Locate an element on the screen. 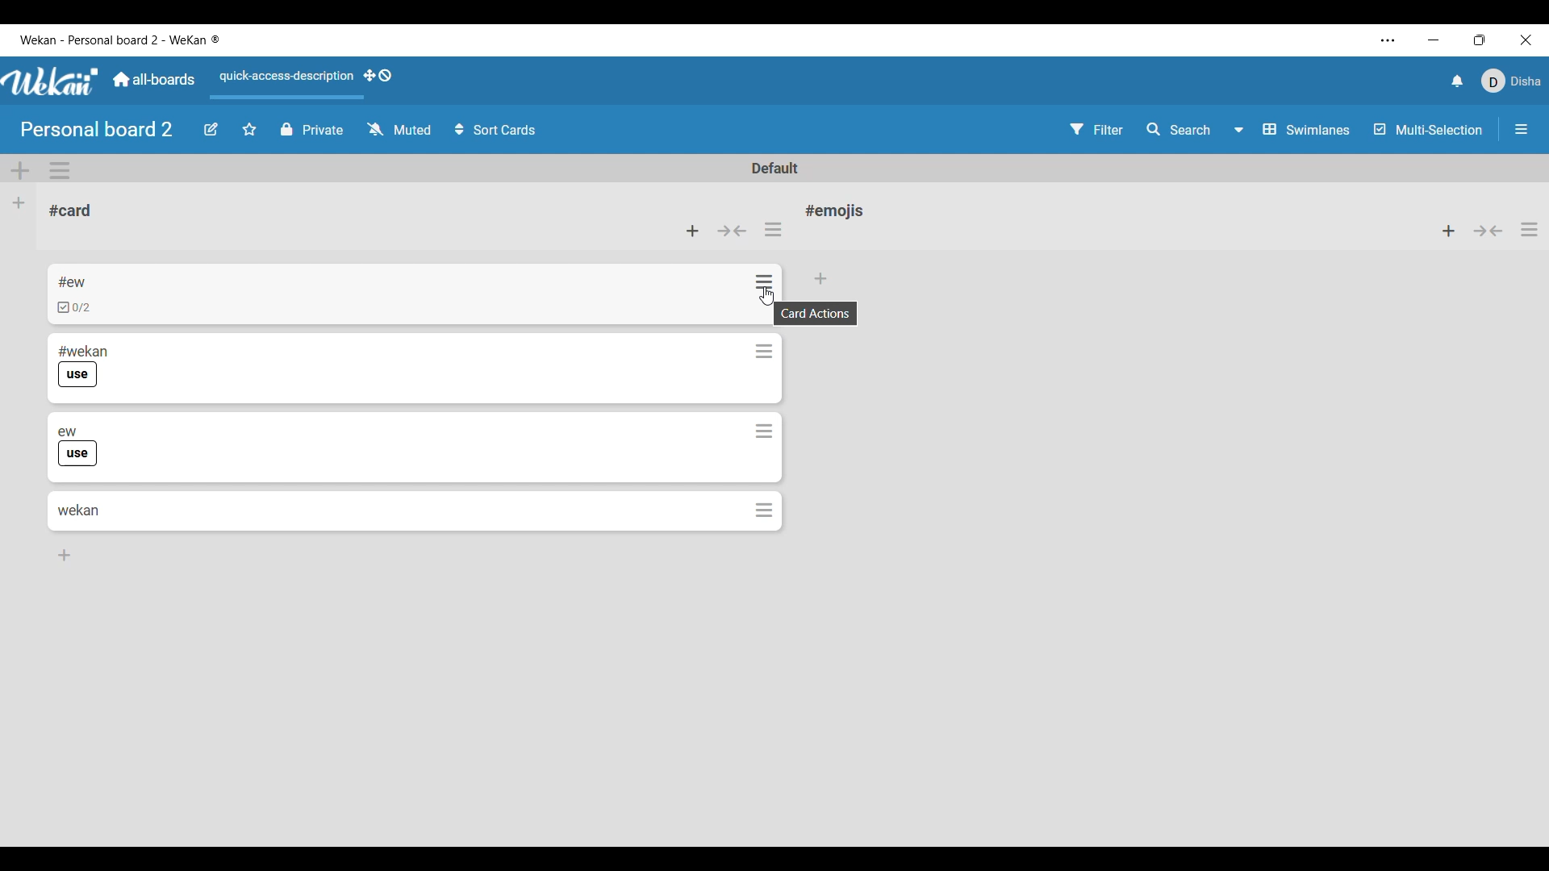  Show desktop drag handles is located at coordinates (378, 75).